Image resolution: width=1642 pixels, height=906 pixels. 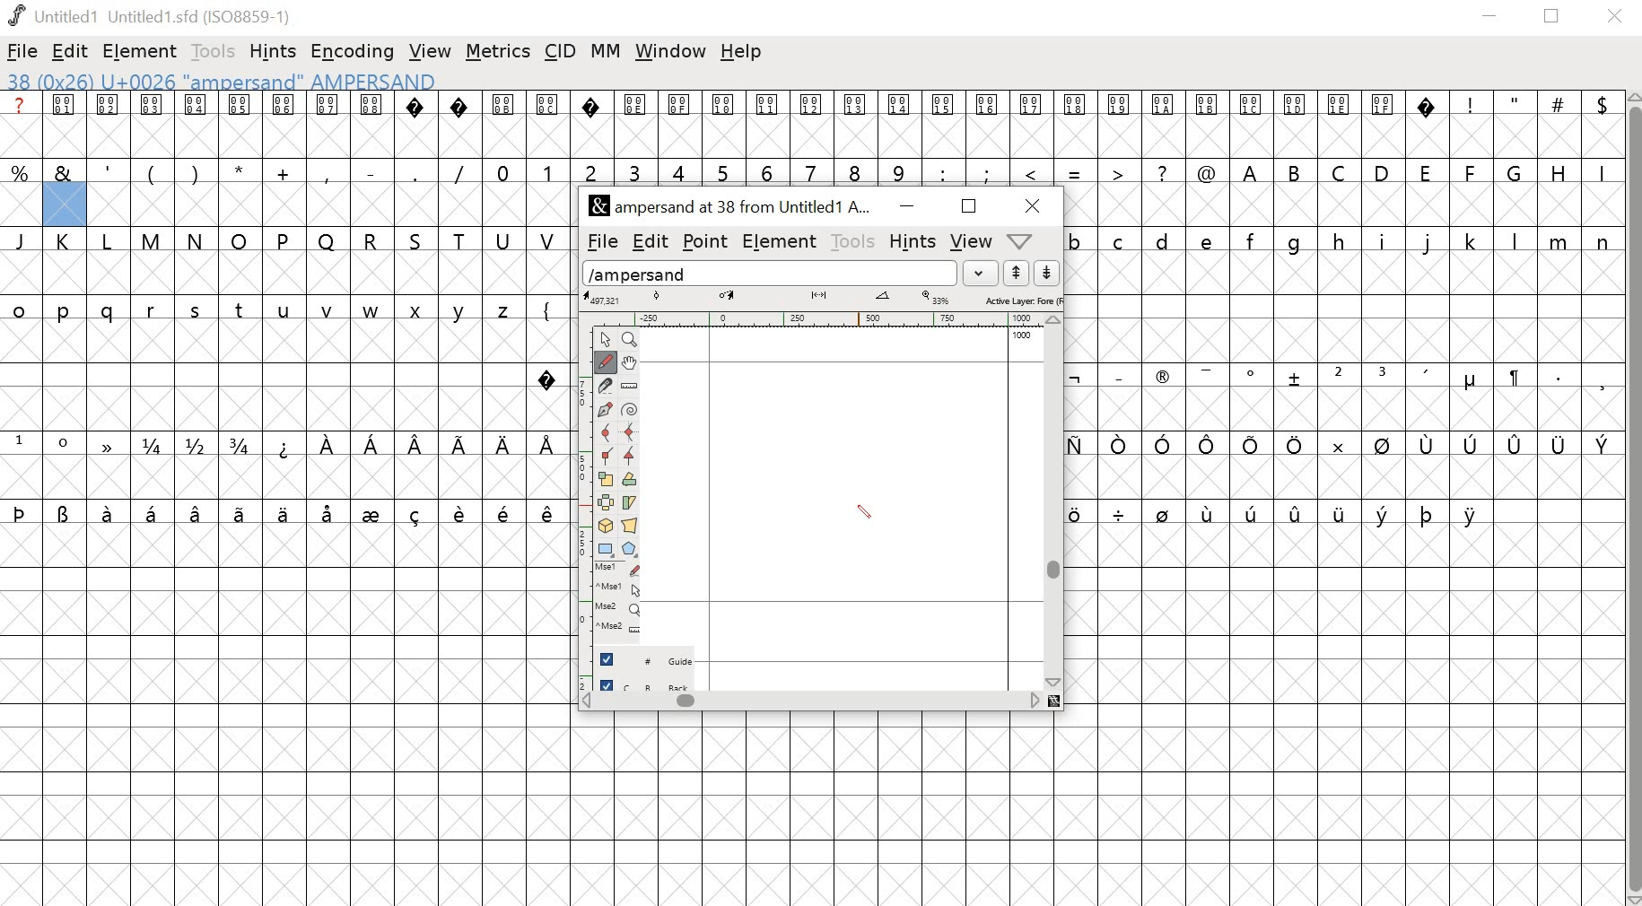 I want to click on K, so click(x=67, y=242).